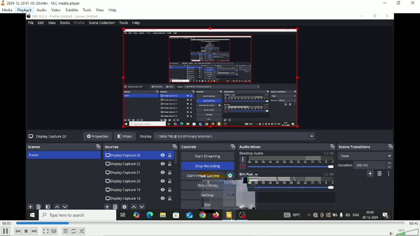 Image resolution: width=420 pixels, height=236 pixels. I want to click on Restore down, so click(398, 3).